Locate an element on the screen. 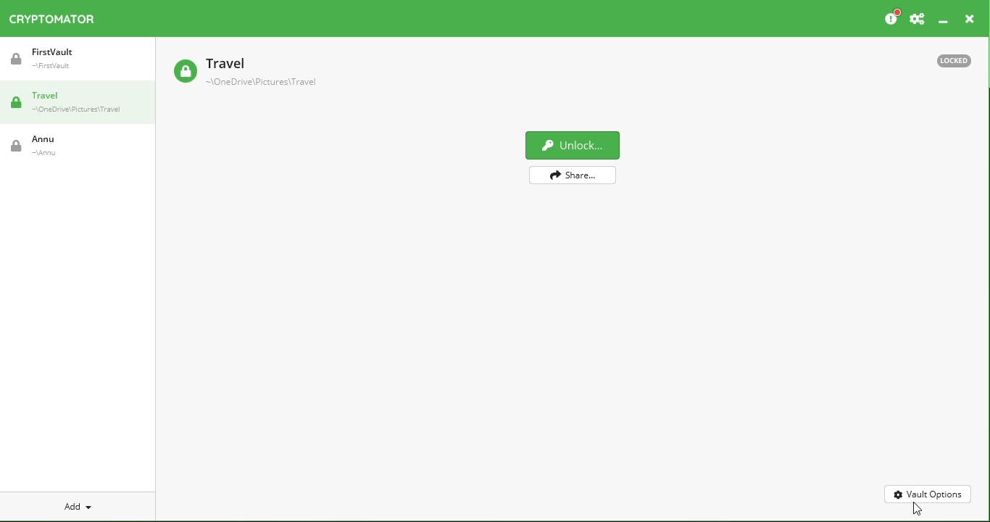 The width and height of the screenshot is (990, 522). Travel Vault is located at coordinates (266, 72).